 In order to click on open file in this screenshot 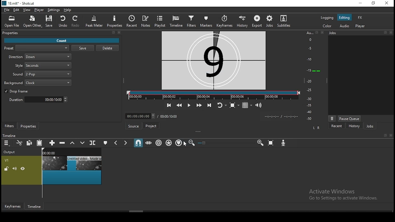, I will do `click(12, 21)`.